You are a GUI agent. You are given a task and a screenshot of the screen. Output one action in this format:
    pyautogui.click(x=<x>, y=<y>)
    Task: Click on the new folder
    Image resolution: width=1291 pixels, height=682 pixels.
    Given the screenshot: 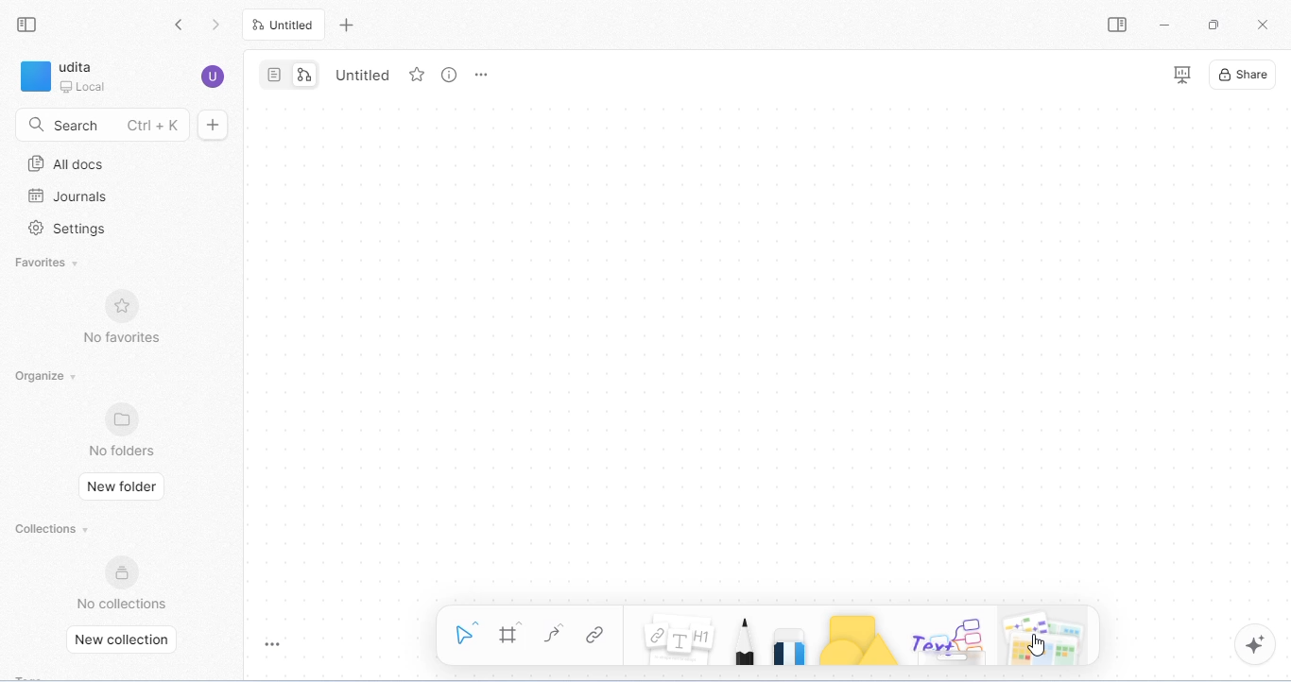 What is the action you would take?
    pyautogui.click(x=123, y=486)
    